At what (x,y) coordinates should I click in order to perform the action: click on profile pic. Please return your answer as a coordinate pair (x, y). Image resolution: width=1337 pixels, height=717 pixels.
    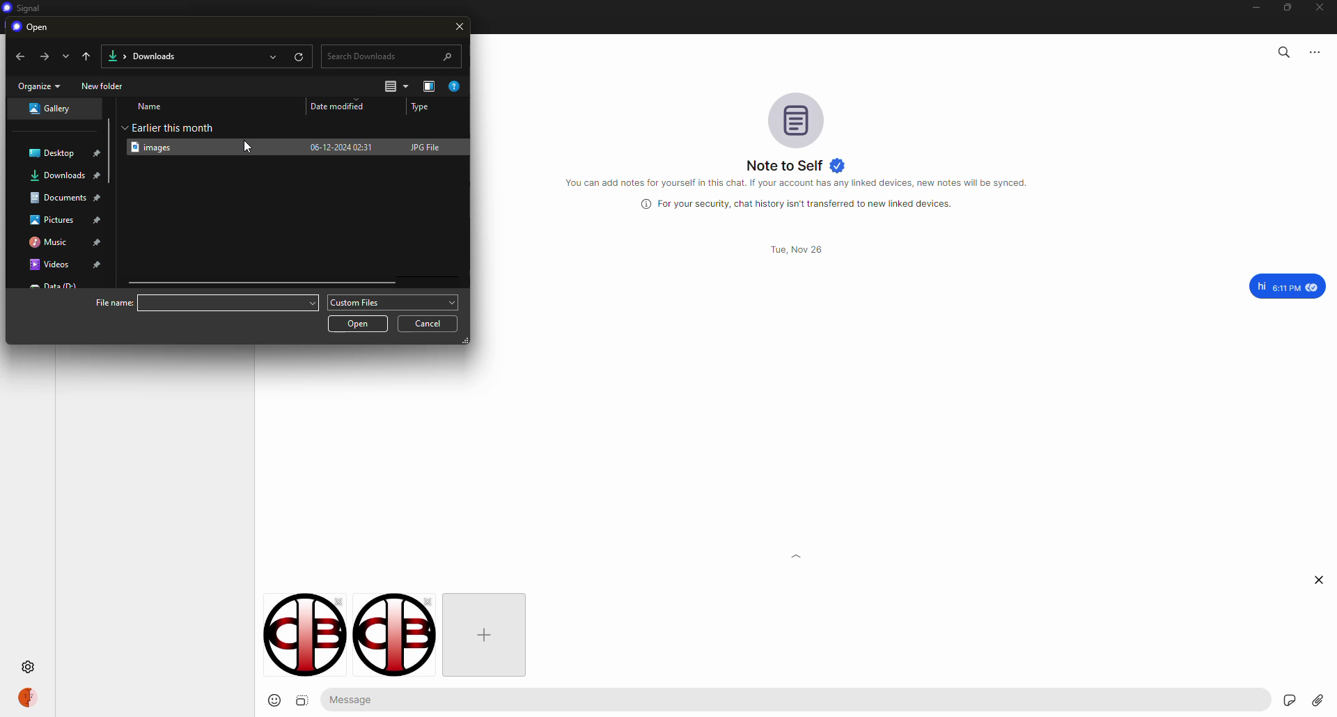
    Looking at the image, I should click on (795, 118).